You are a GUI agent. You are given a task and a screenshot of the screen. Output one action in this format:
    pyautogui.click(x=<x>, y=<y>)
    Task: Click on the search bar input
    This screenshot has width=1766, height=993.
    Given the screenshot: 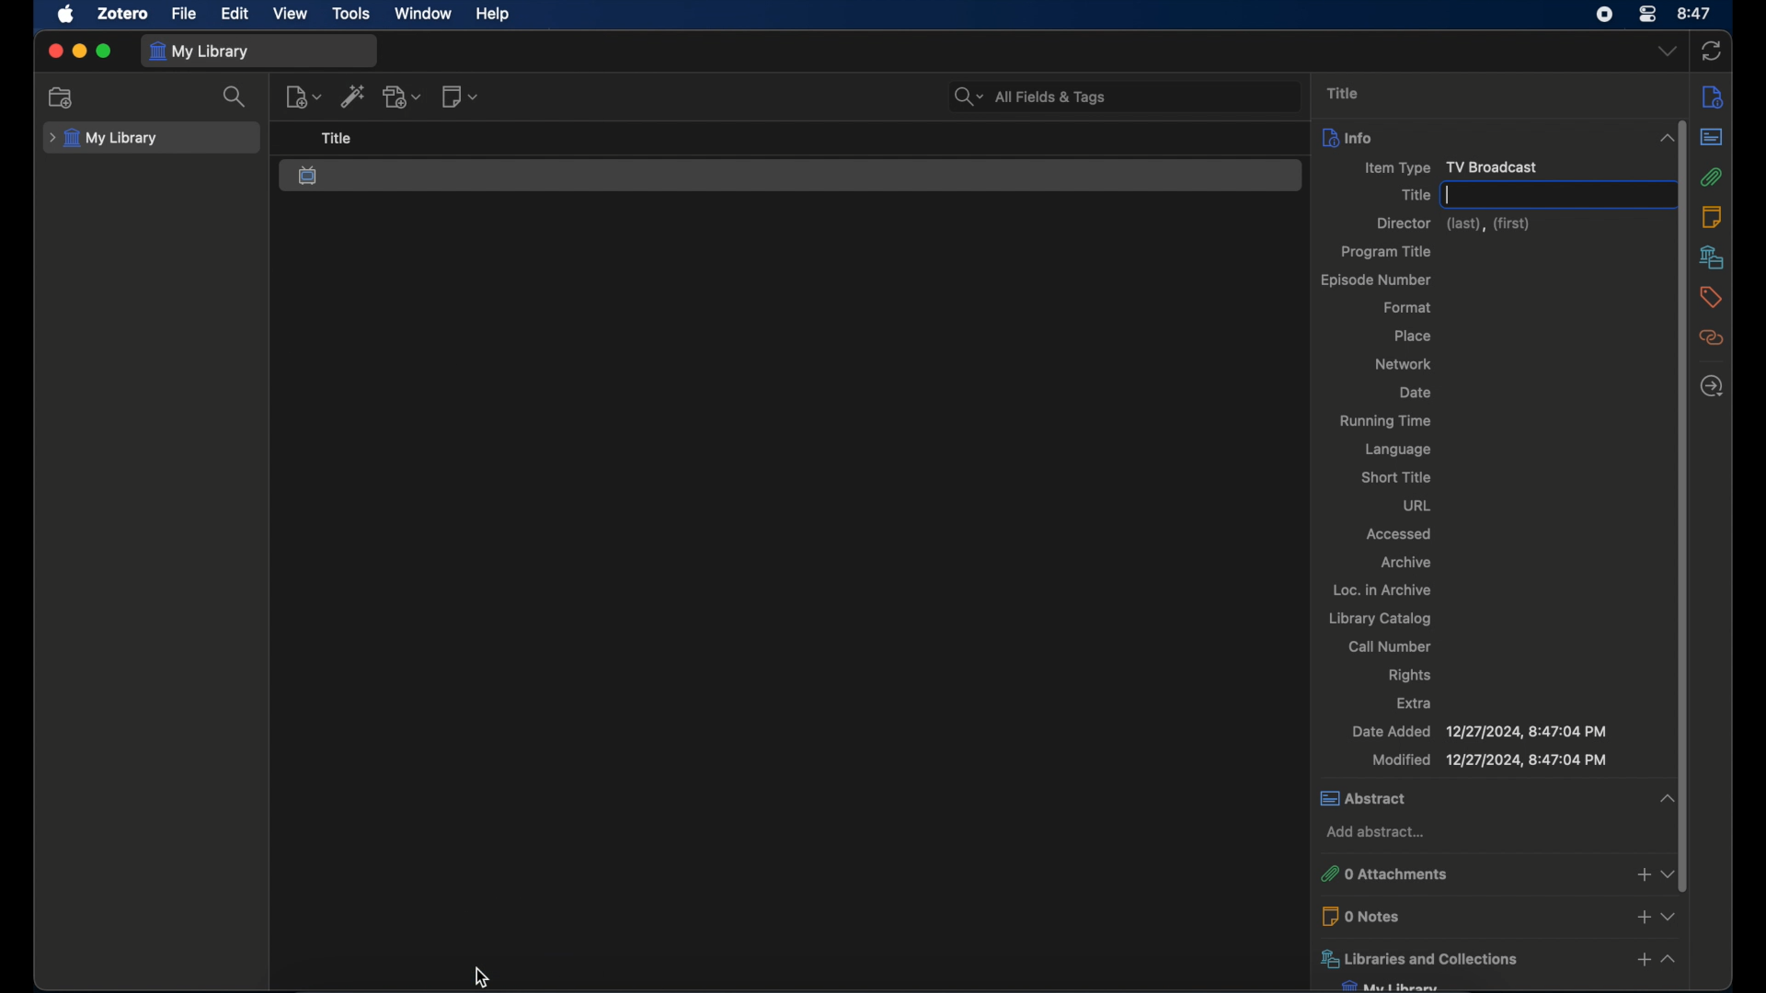 What is the action you would take?
    pyautogui.click(x=1147, y=97)
    